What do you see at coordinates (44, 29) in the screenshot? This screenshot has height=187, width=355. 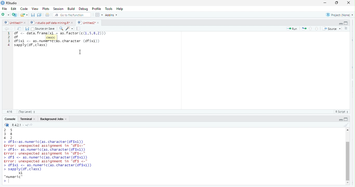 I see ` Source on Save` at bounding box center [44, 29].